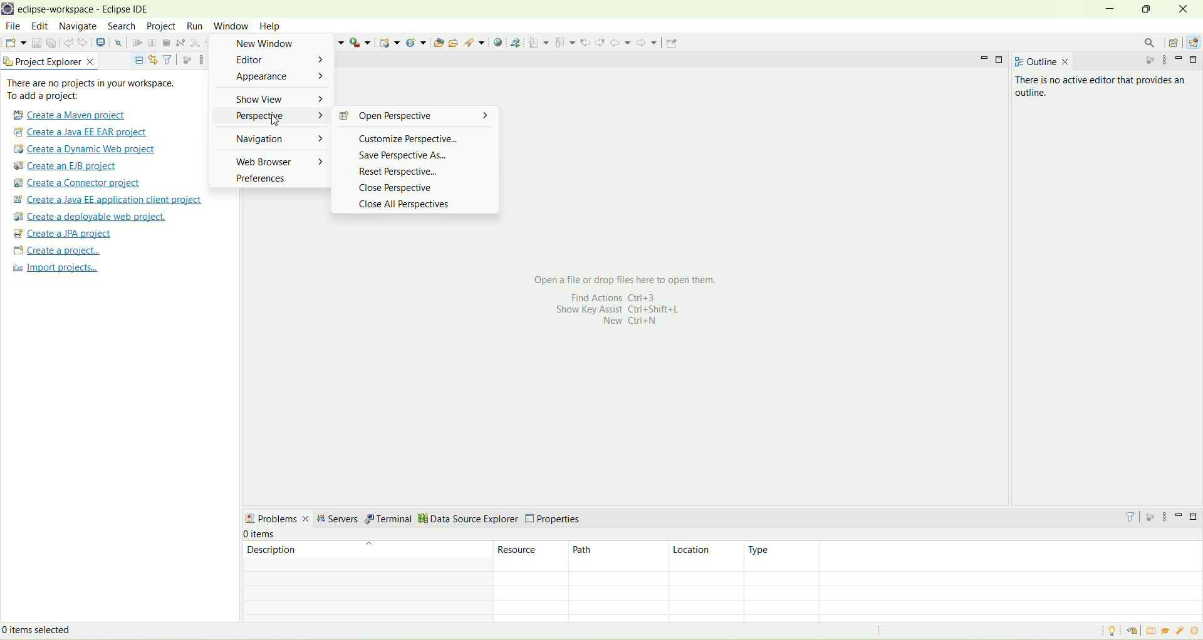 The width and height of the screenshot is (1203, 640). Describe the element at coordinates (35, 43) in the screenshot. I see `save` at that location.